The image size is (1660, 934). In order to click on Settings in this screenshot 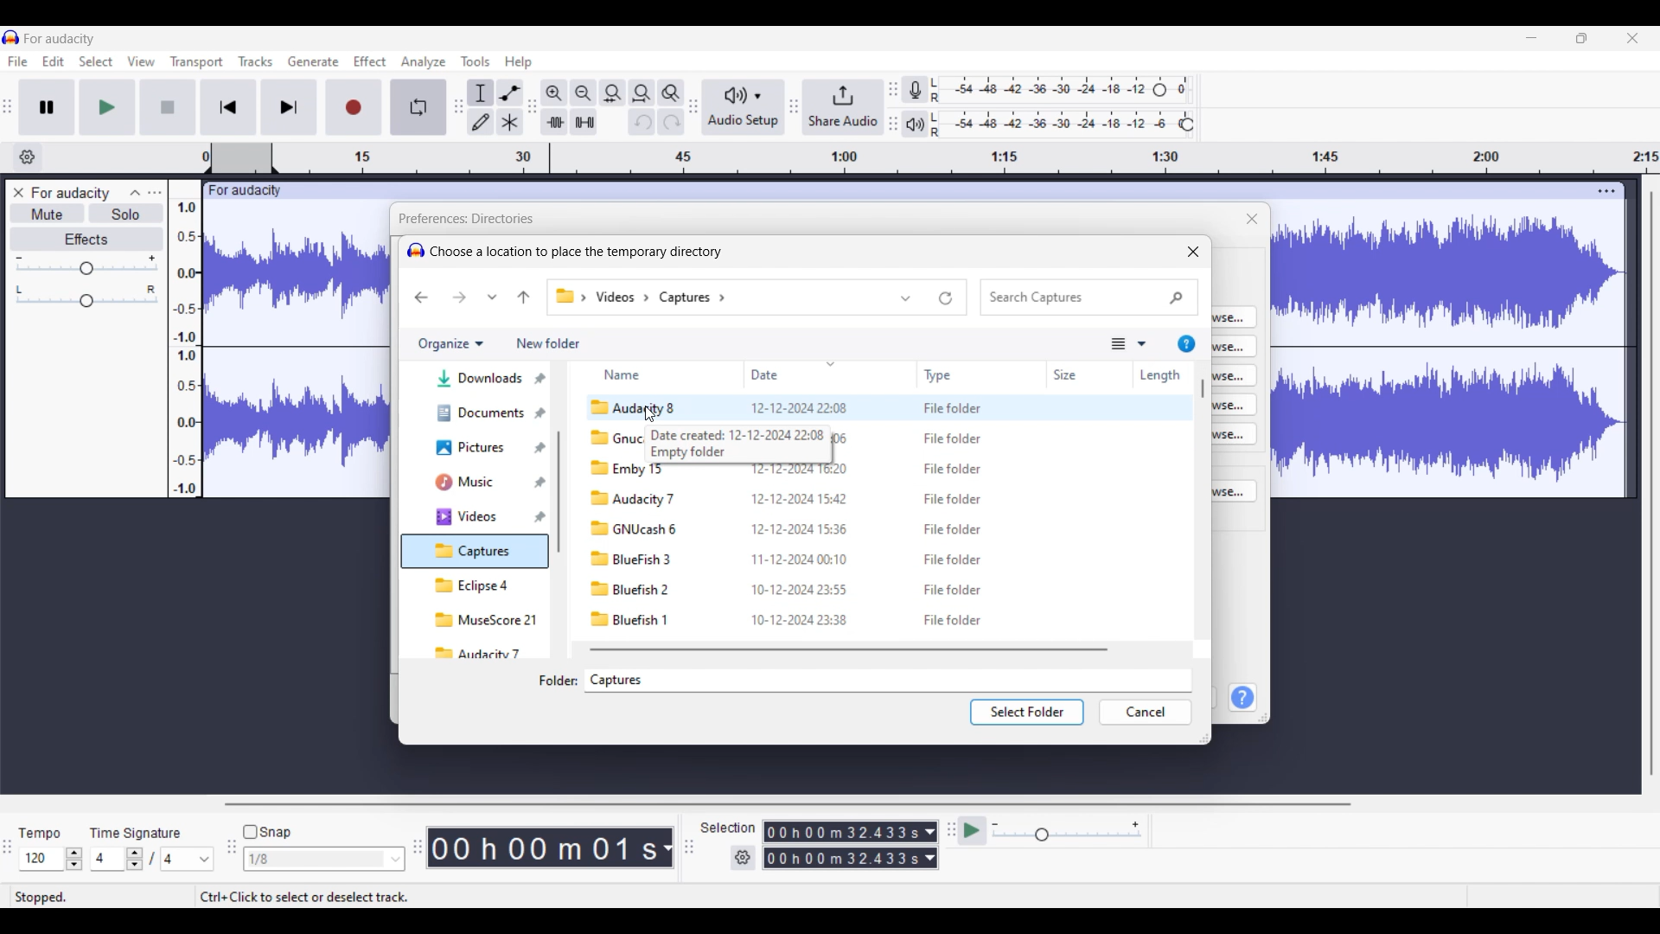, I will do `click(744, 858)`.